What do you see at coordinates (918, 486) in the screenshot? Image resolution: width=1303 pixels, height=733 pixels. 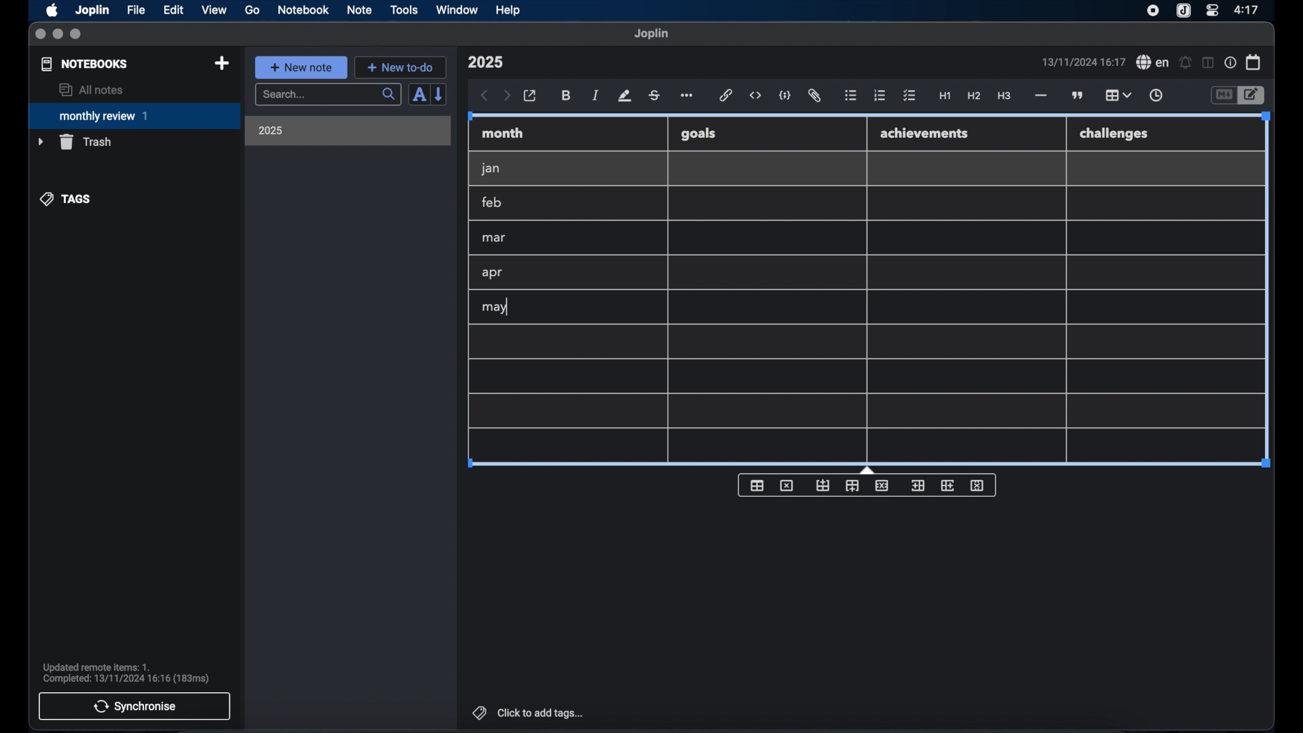 I see `insert column before` at bounding box center [918, 486].